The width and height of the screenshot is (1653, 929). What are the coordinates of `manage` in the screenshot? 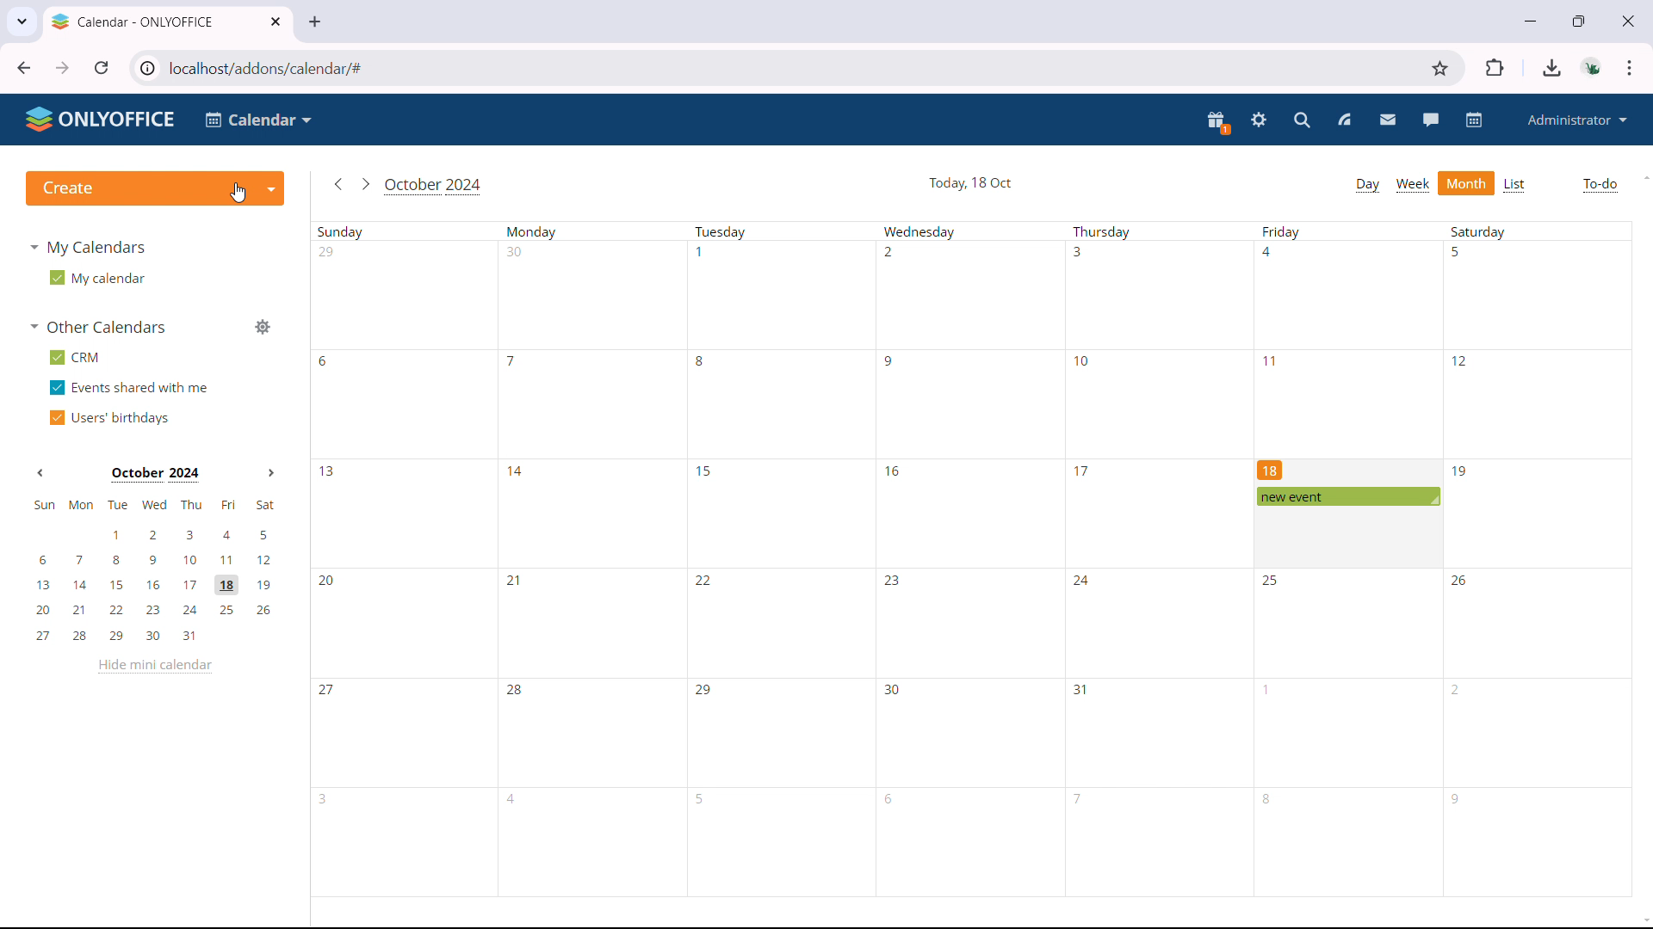 It's located at (262, 328).